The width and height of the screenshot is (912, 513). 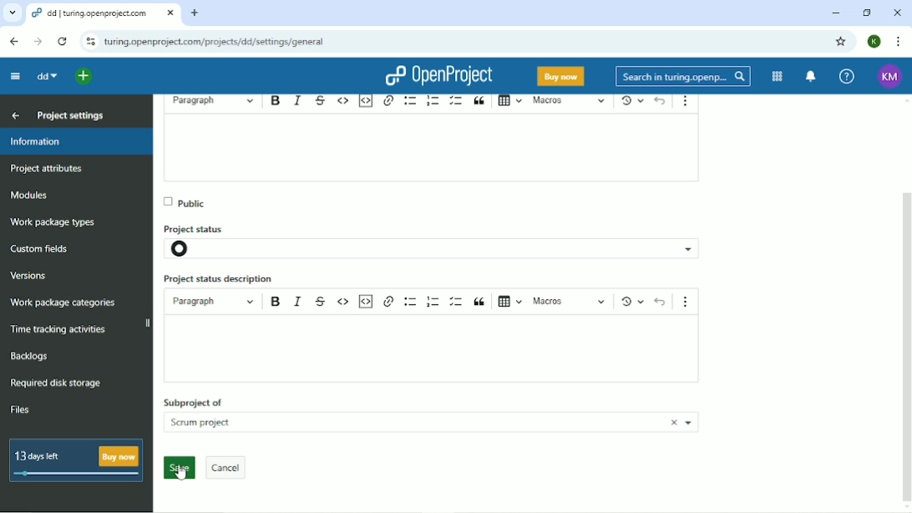 What do you see at coordinates (568, 101) in the screenshot?
I see `Macros` at bounding box center [568, 101].